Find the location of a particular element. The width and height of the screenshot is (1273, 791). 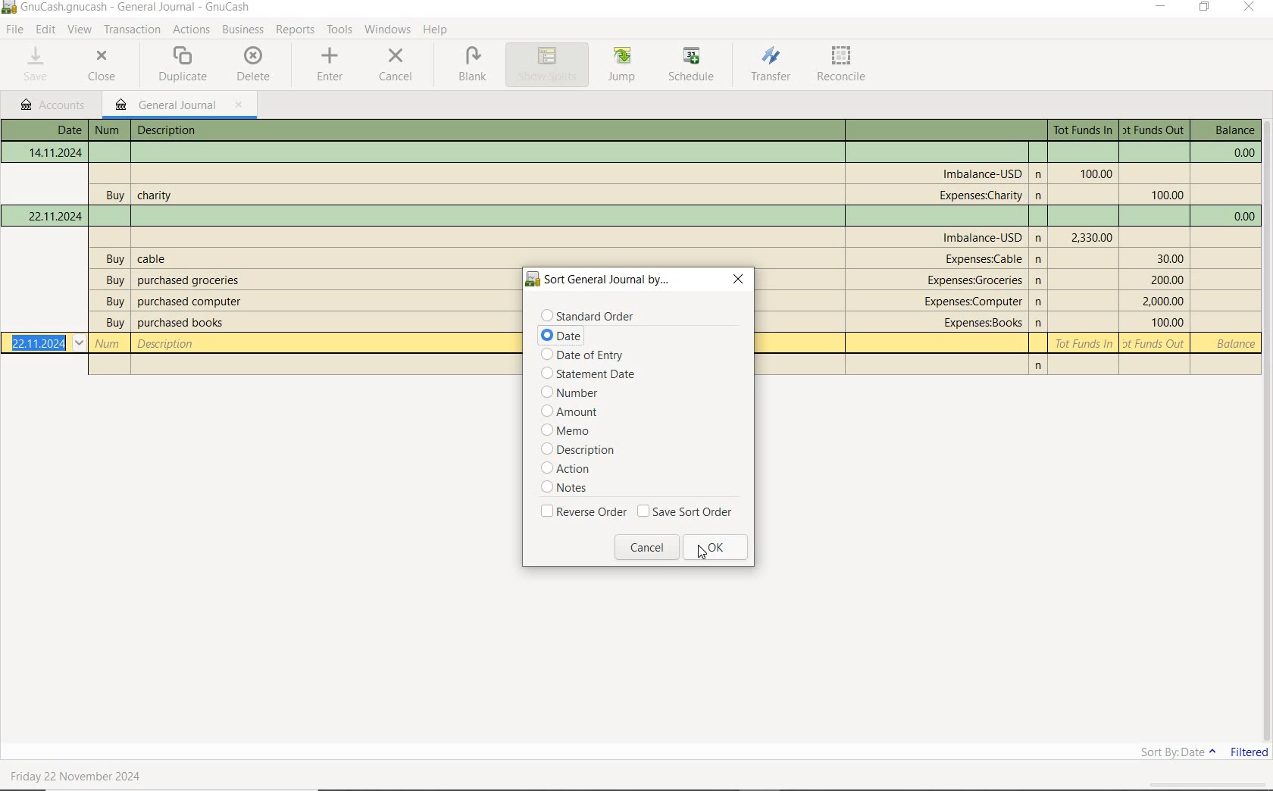

n is located at coordinates (1042, 261).